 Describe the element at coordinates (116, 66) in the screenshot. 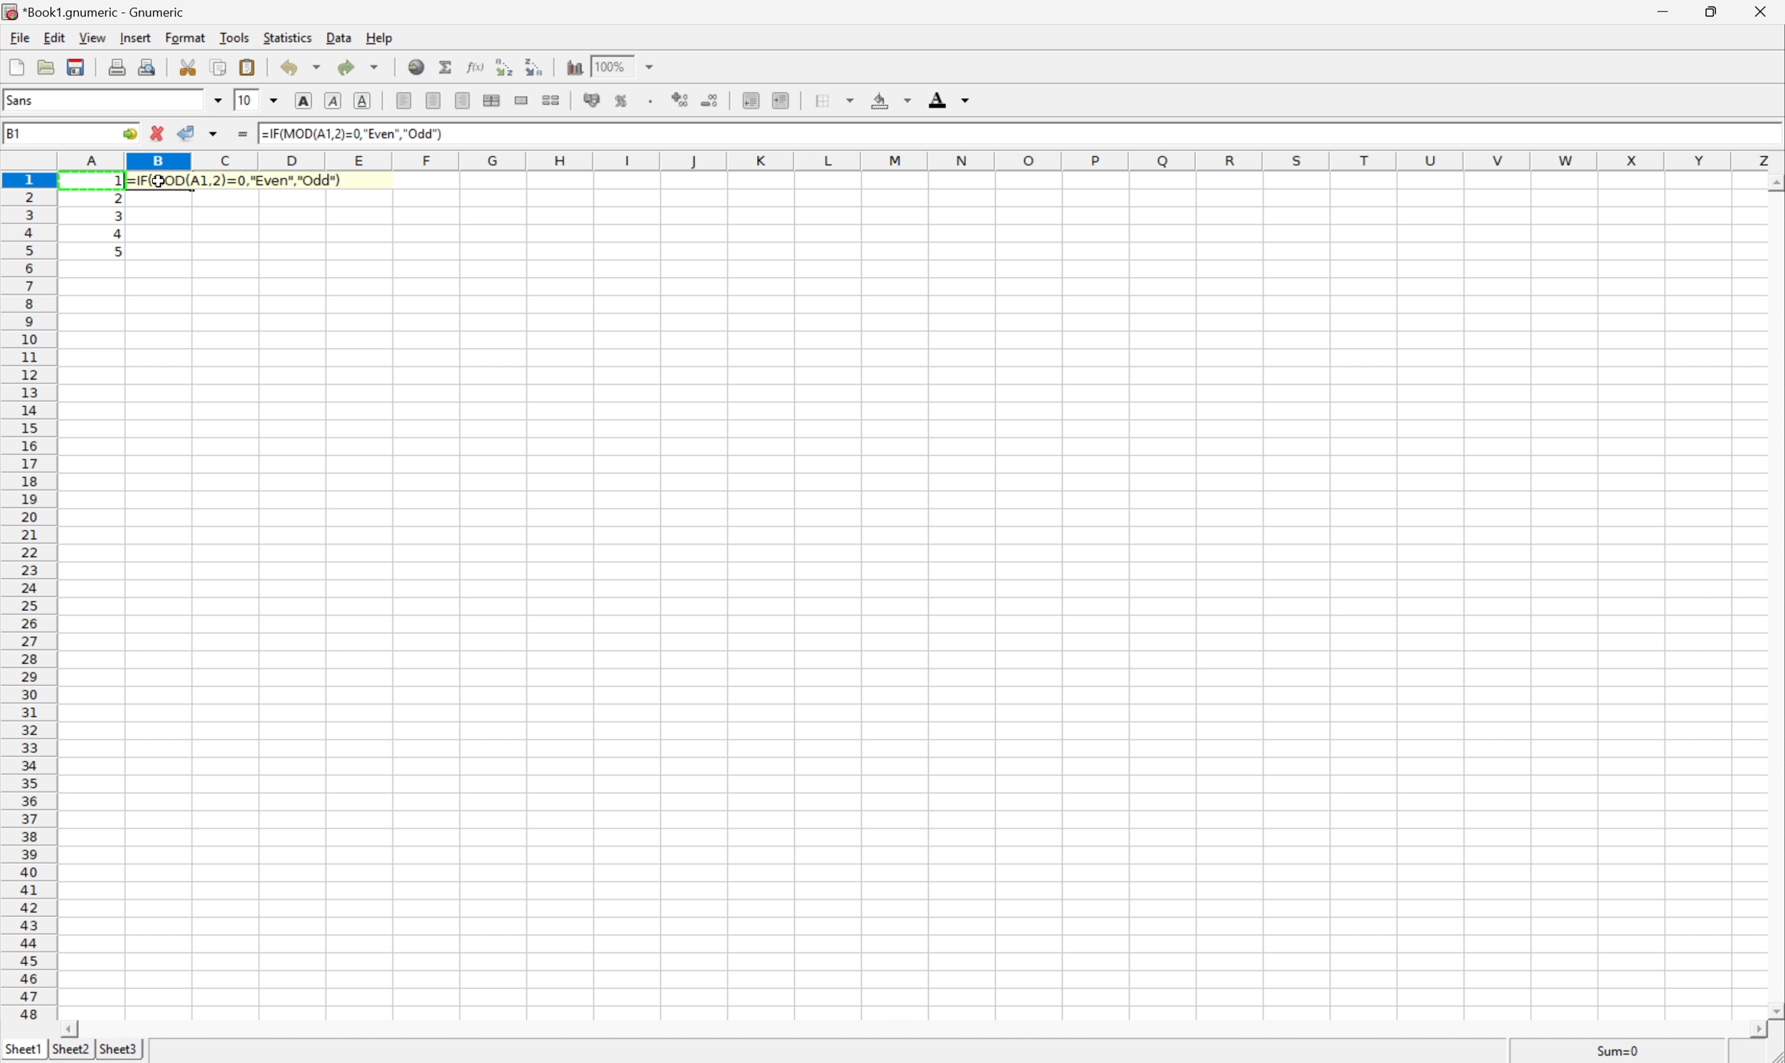

I see `Print current file` at that location.